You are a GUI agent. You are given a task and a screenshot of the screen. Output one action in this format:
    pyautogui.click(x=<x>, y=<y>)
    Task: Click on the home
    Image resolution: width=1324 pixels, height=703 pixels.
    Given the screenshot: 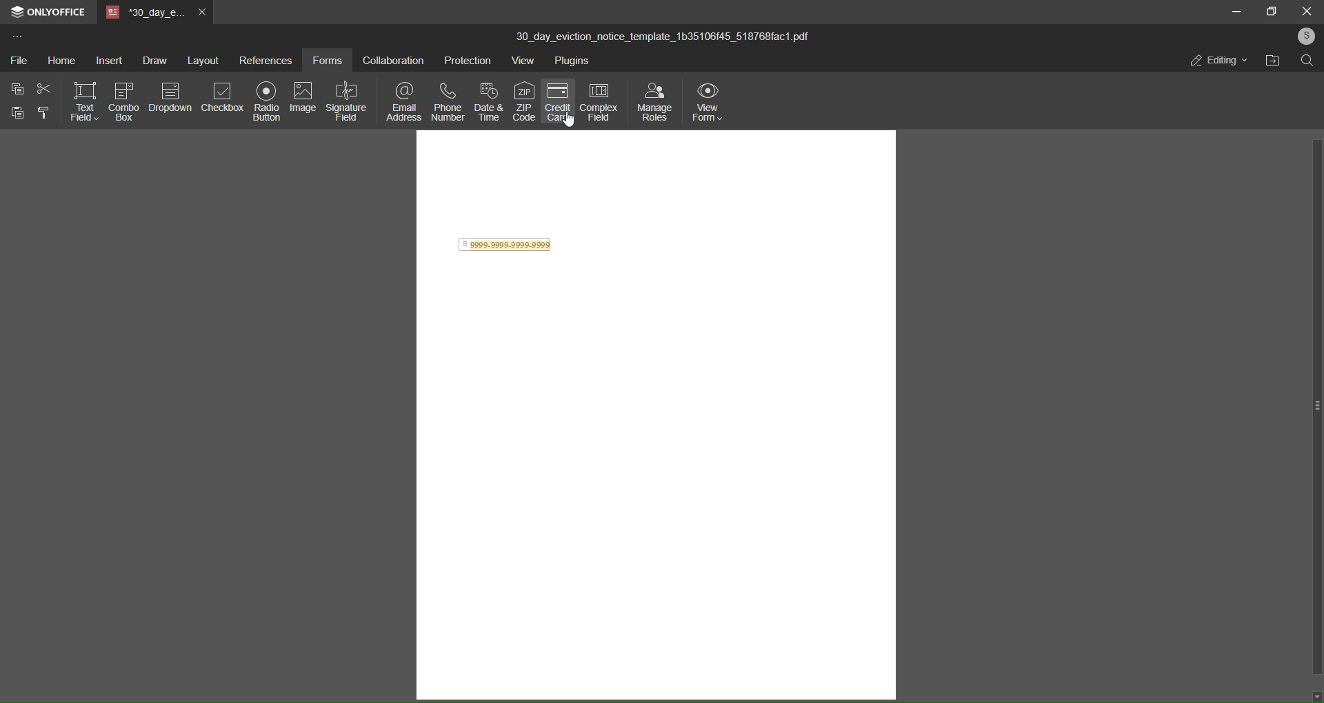 What is the action you would take?
    pyautogui.click(x=59, y=61)
    